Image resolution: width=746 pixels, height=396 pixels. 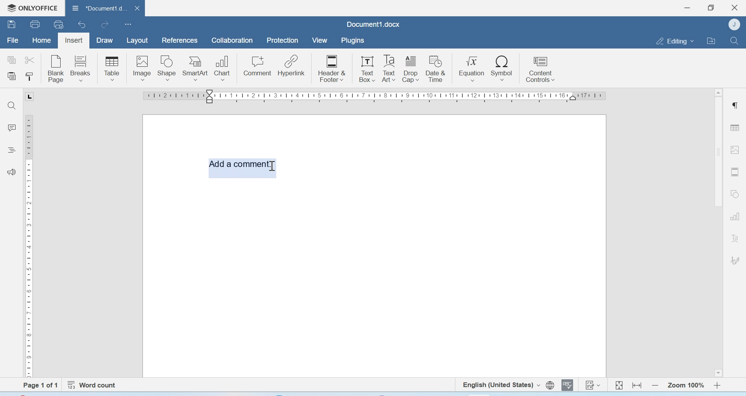 I want to click on Plugins, so click(x=352, y=40).